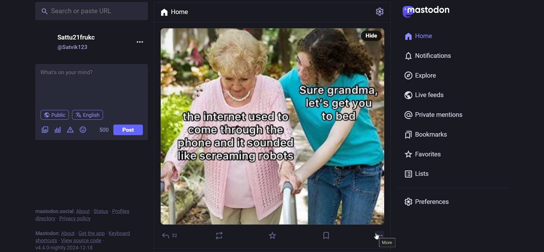 This screenshot has width=544, height=252. I want to click on boost, so click(219, 235).